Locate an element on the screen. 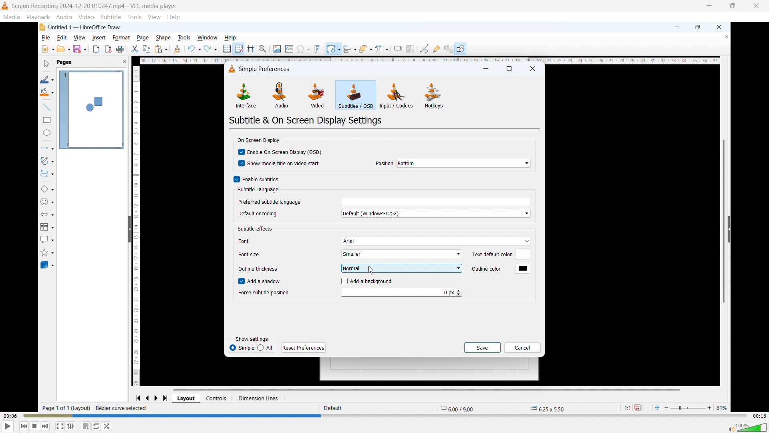  Subtitles or OSD  is located at coordinates (356, 95).